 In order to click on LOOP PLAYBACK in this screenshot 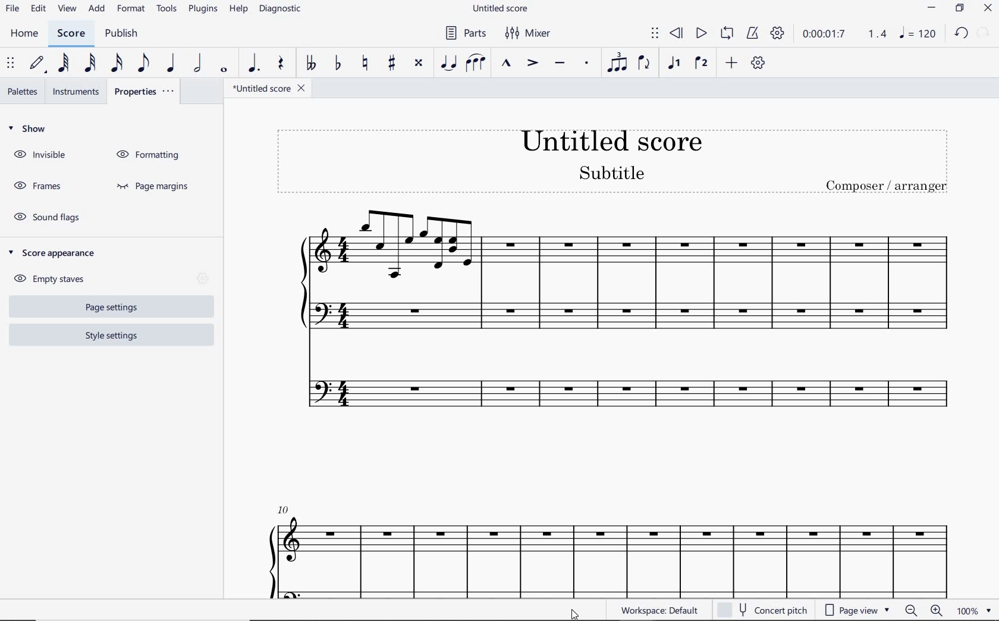, I will do `click(727, 34)`.